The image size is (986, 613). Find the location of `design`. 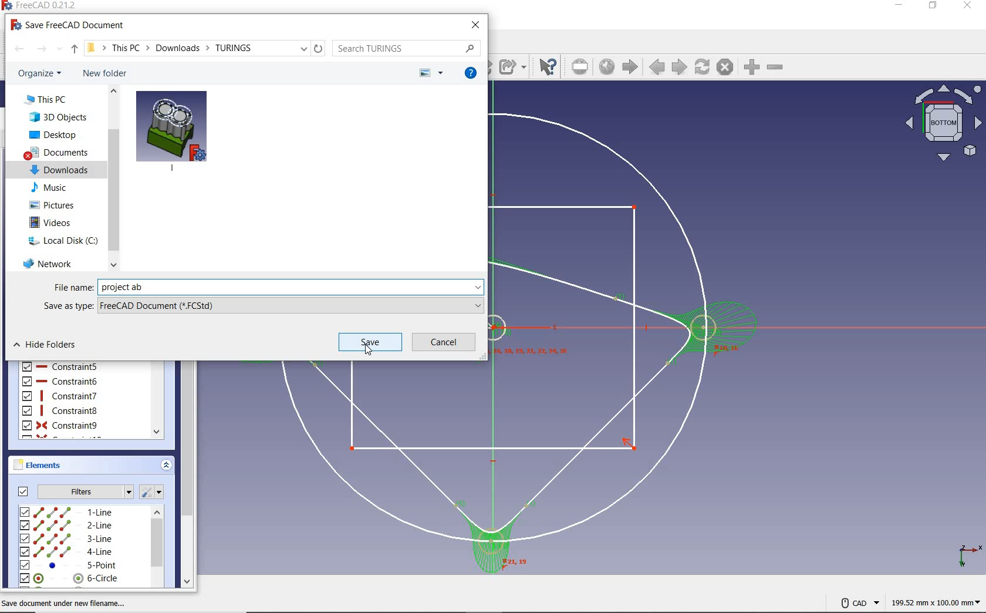

design is located at coordinates (627, 341).